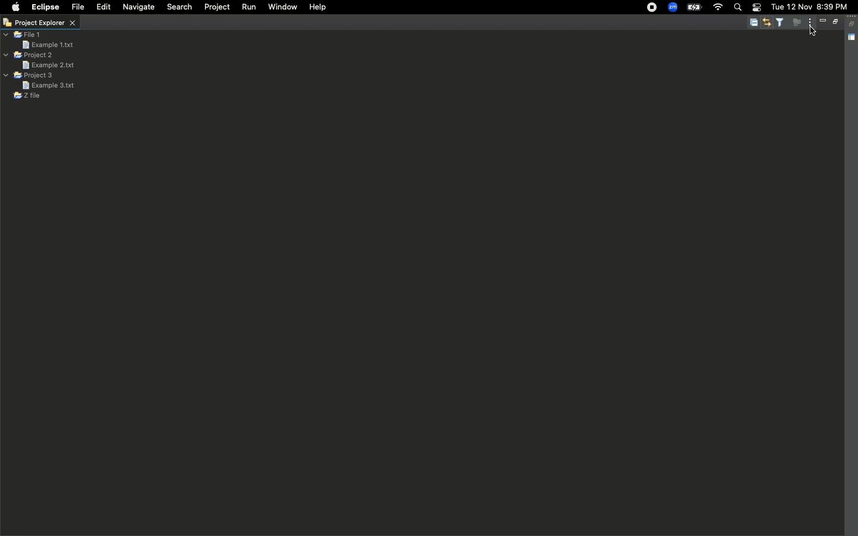 The image size is (858, 536). I want to click on Example 2.txt, so click(48, 65).